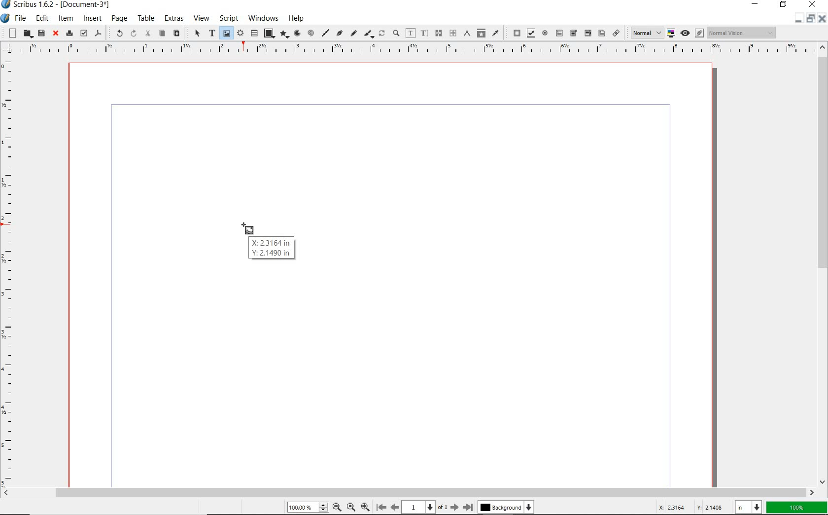 The width and height of the screenshot is (828, 515). Describe the element at coordinates (601, 33) in the screenshot. I see `pdf list box` at that location.